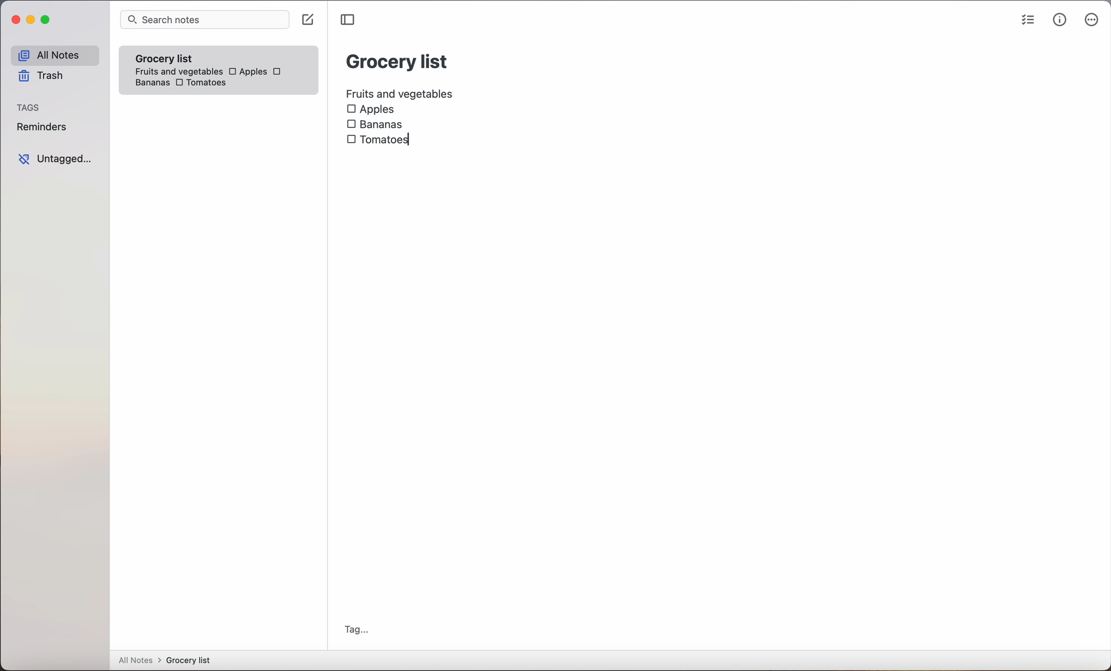 This screenshot has width=1111, height=671. What do you see at coordinates (168, 661) in the screenshot?
I see `all notes > grocery list` at bounding box center [168, 661].